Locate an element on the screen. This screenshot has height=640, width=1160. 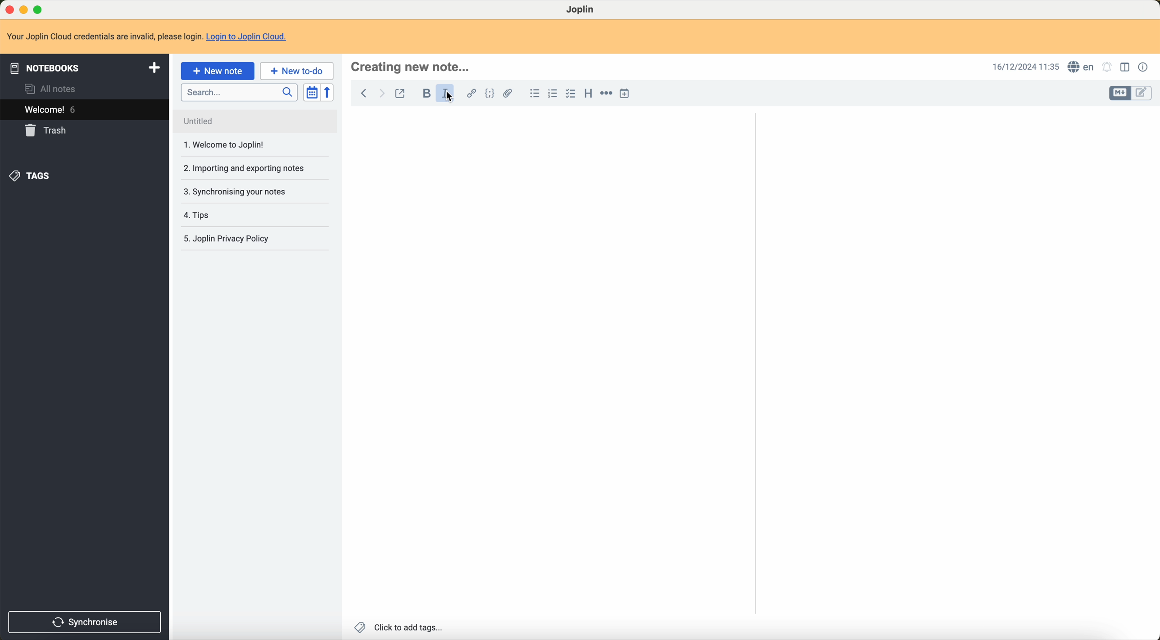
untitled is located at coordinates (219, 122).